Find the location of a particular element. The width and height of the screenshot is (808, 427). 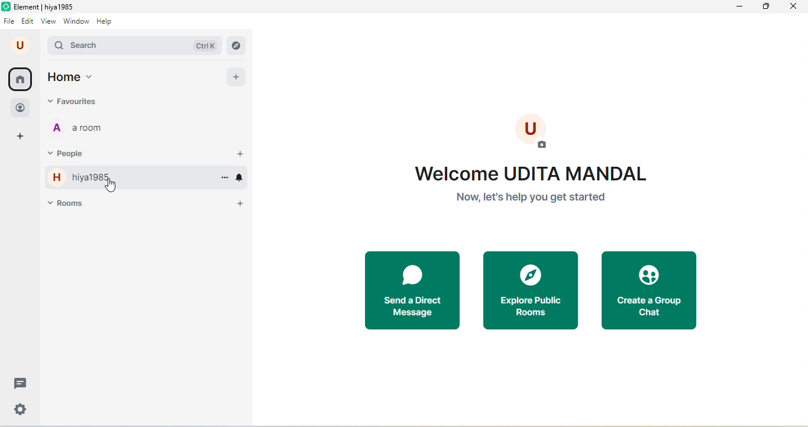

Favourites is located at coordinates (84, 102).